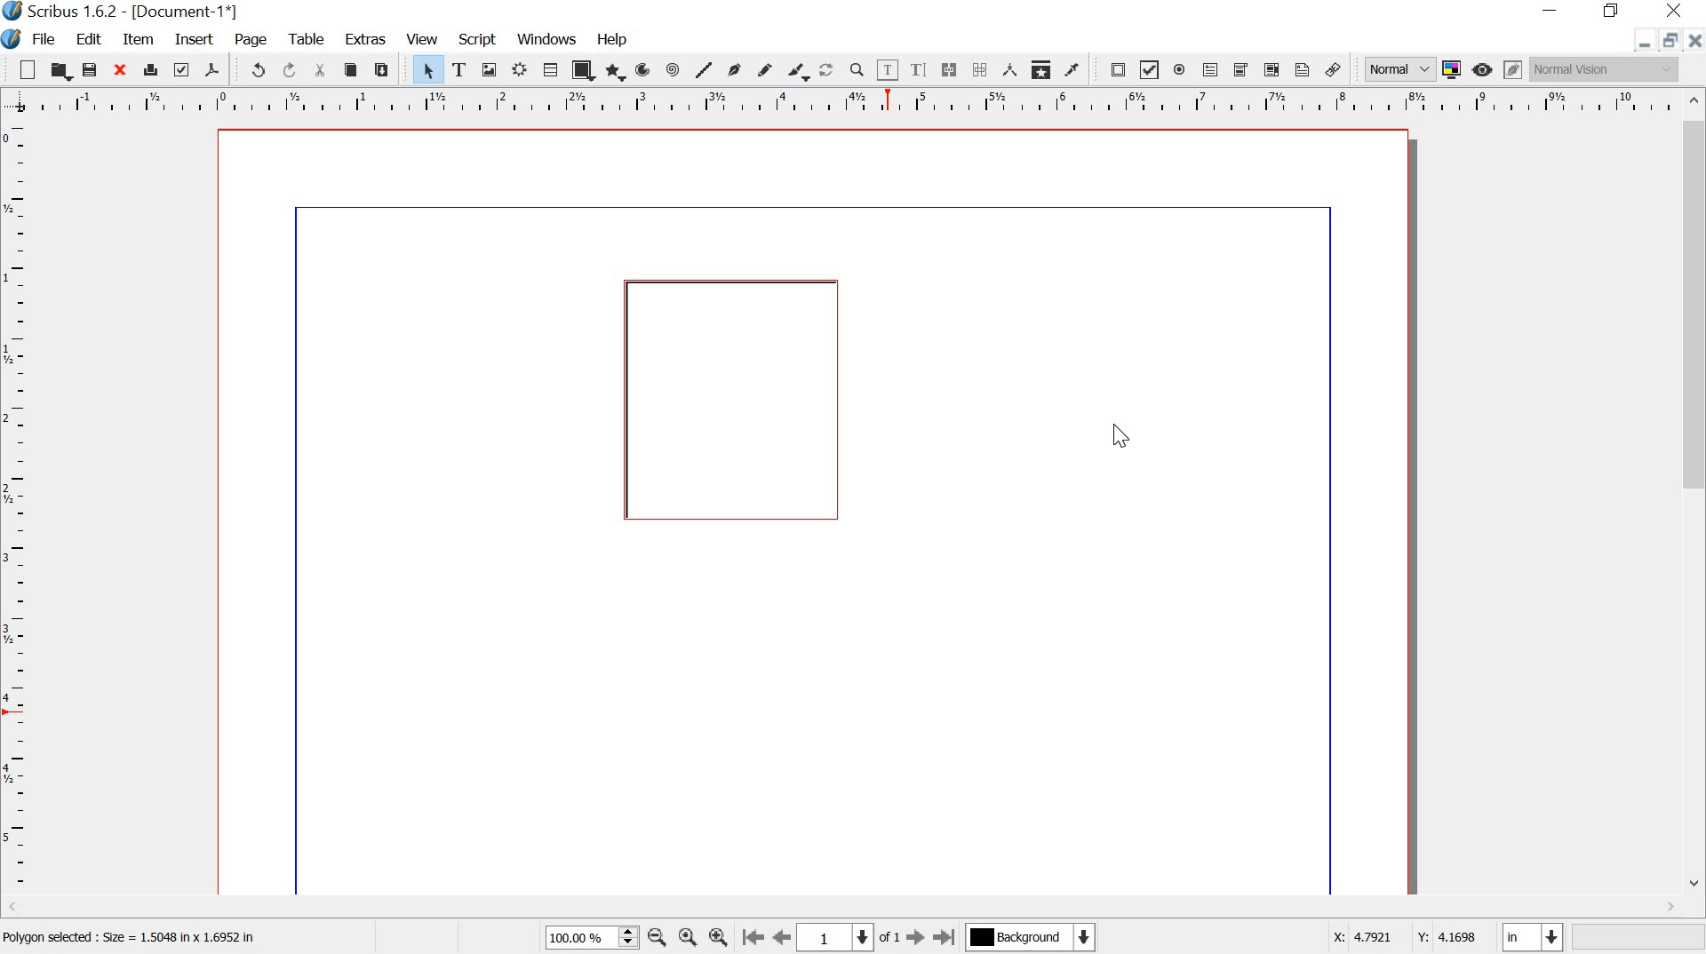  What do you see at coordinates (753, 937) in the screenshot?
I see `go to first page` at bounding box center [753, 937].